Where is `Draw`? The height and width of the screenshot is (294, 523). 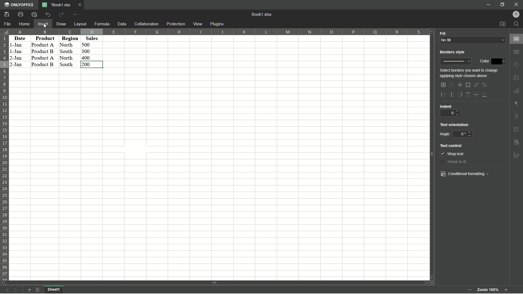
Draw is located at coordinates (61, 23).